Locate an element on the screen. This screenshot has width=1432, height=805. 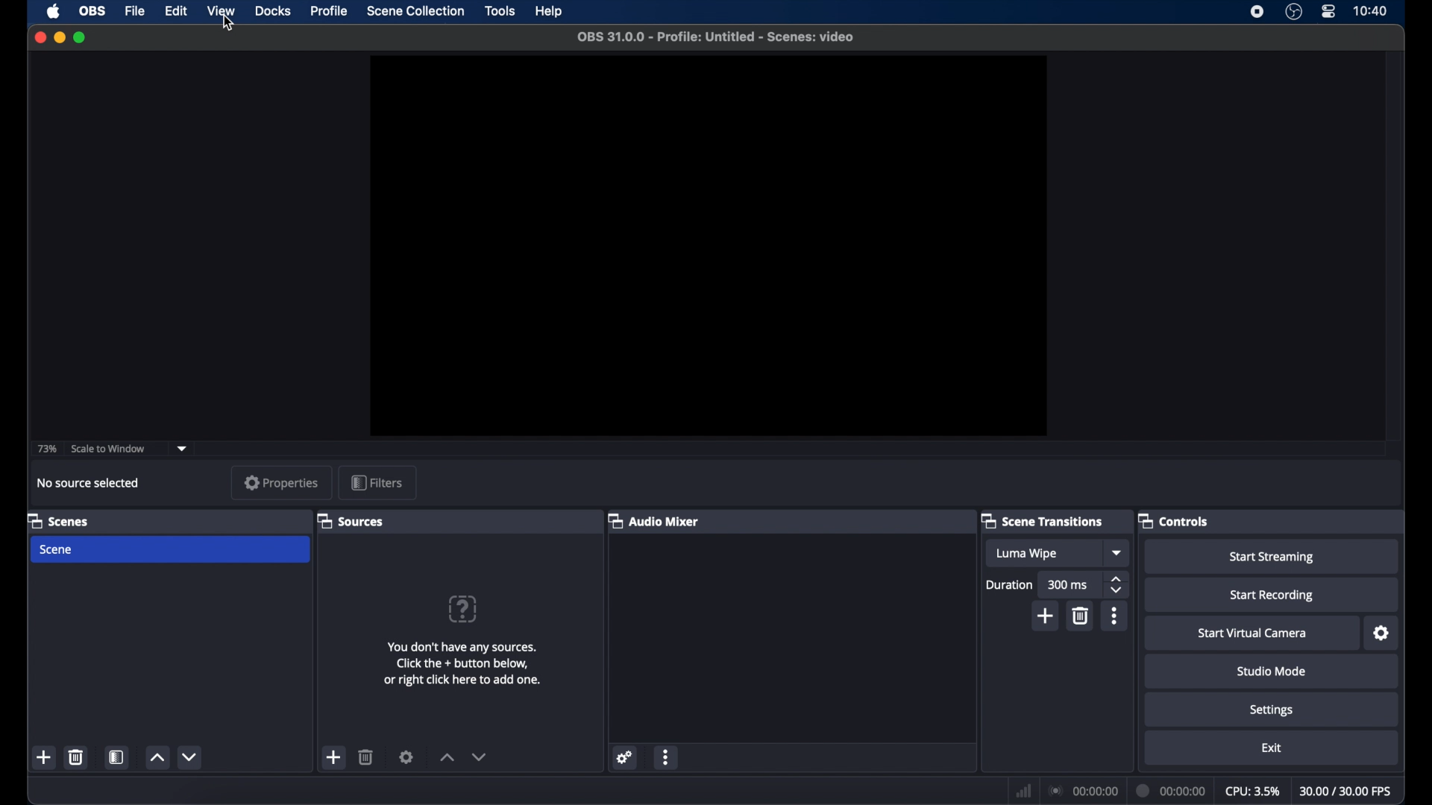
dropdown is located at coordinates (183, 447).